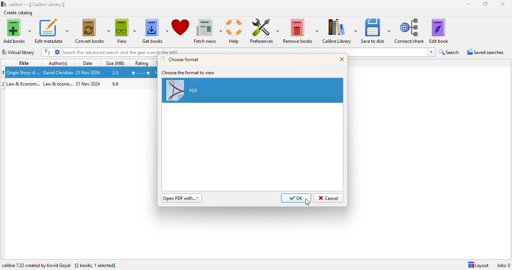  Describe the element at coordinates (439, 31) in the screenshot. I see `edit book` at that location.